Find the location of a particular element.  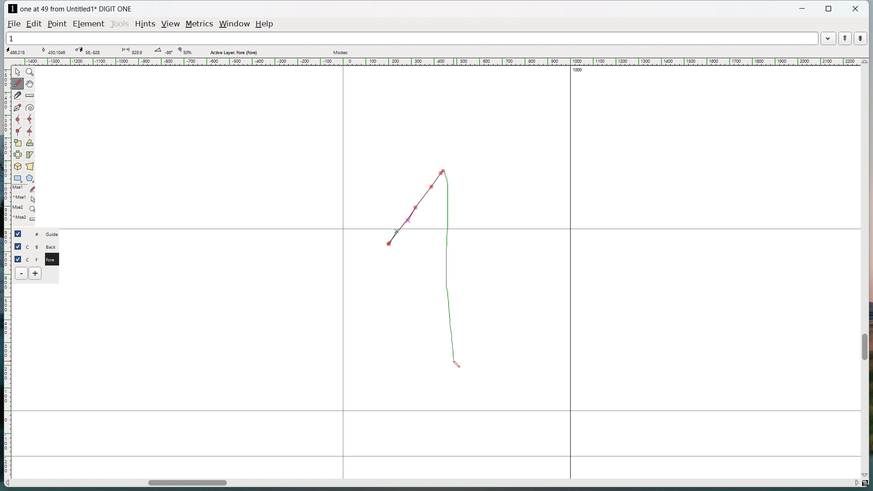

add layer is located at coordinates (36, 273).